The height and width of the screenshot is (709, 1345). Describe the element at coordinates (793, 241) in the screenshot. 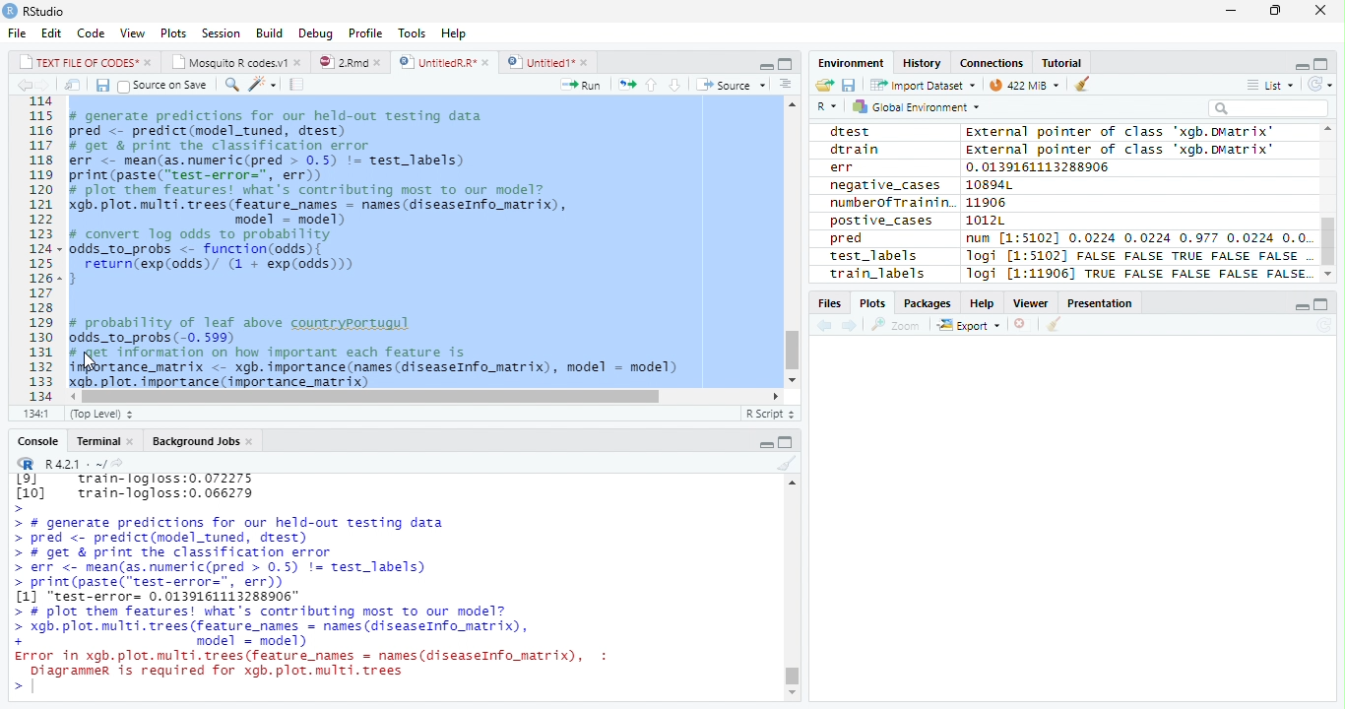

I see `Scroll` at that location.